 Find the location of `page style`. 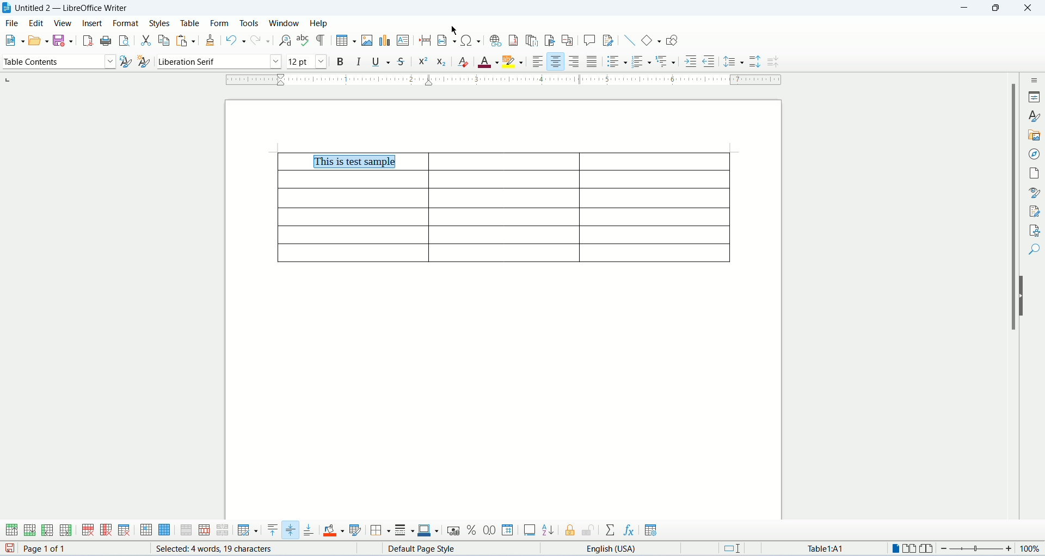

page style is located at coordinates (429, 549).